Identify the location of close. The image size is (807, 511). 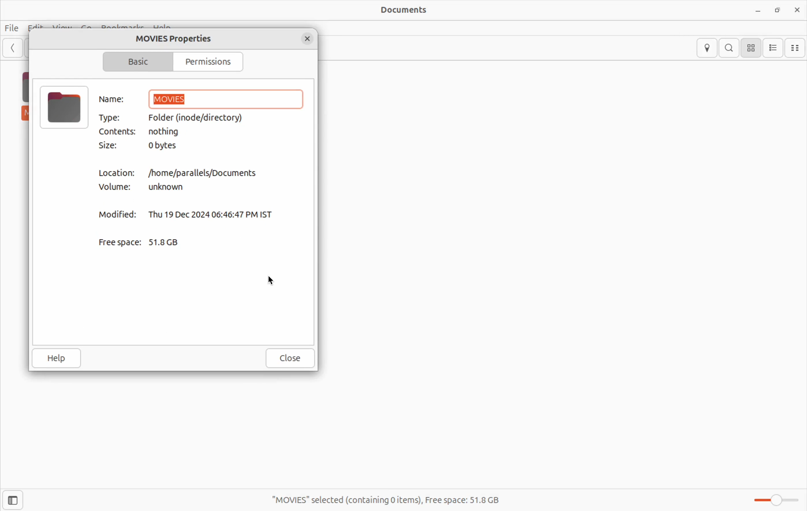
(797, 10).